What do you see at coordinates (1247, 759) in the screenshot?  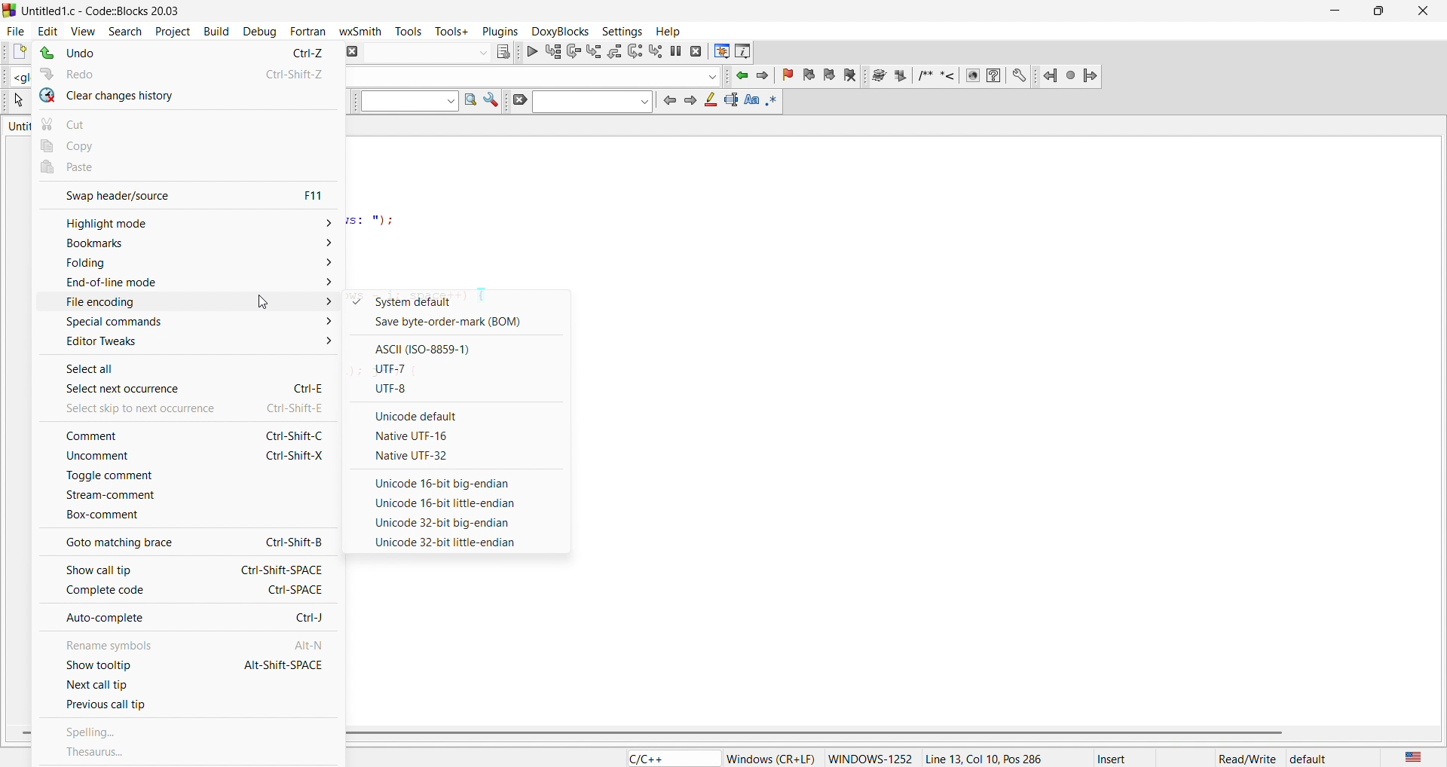 I see `Read/Write` at bounding box center [1247, 759].